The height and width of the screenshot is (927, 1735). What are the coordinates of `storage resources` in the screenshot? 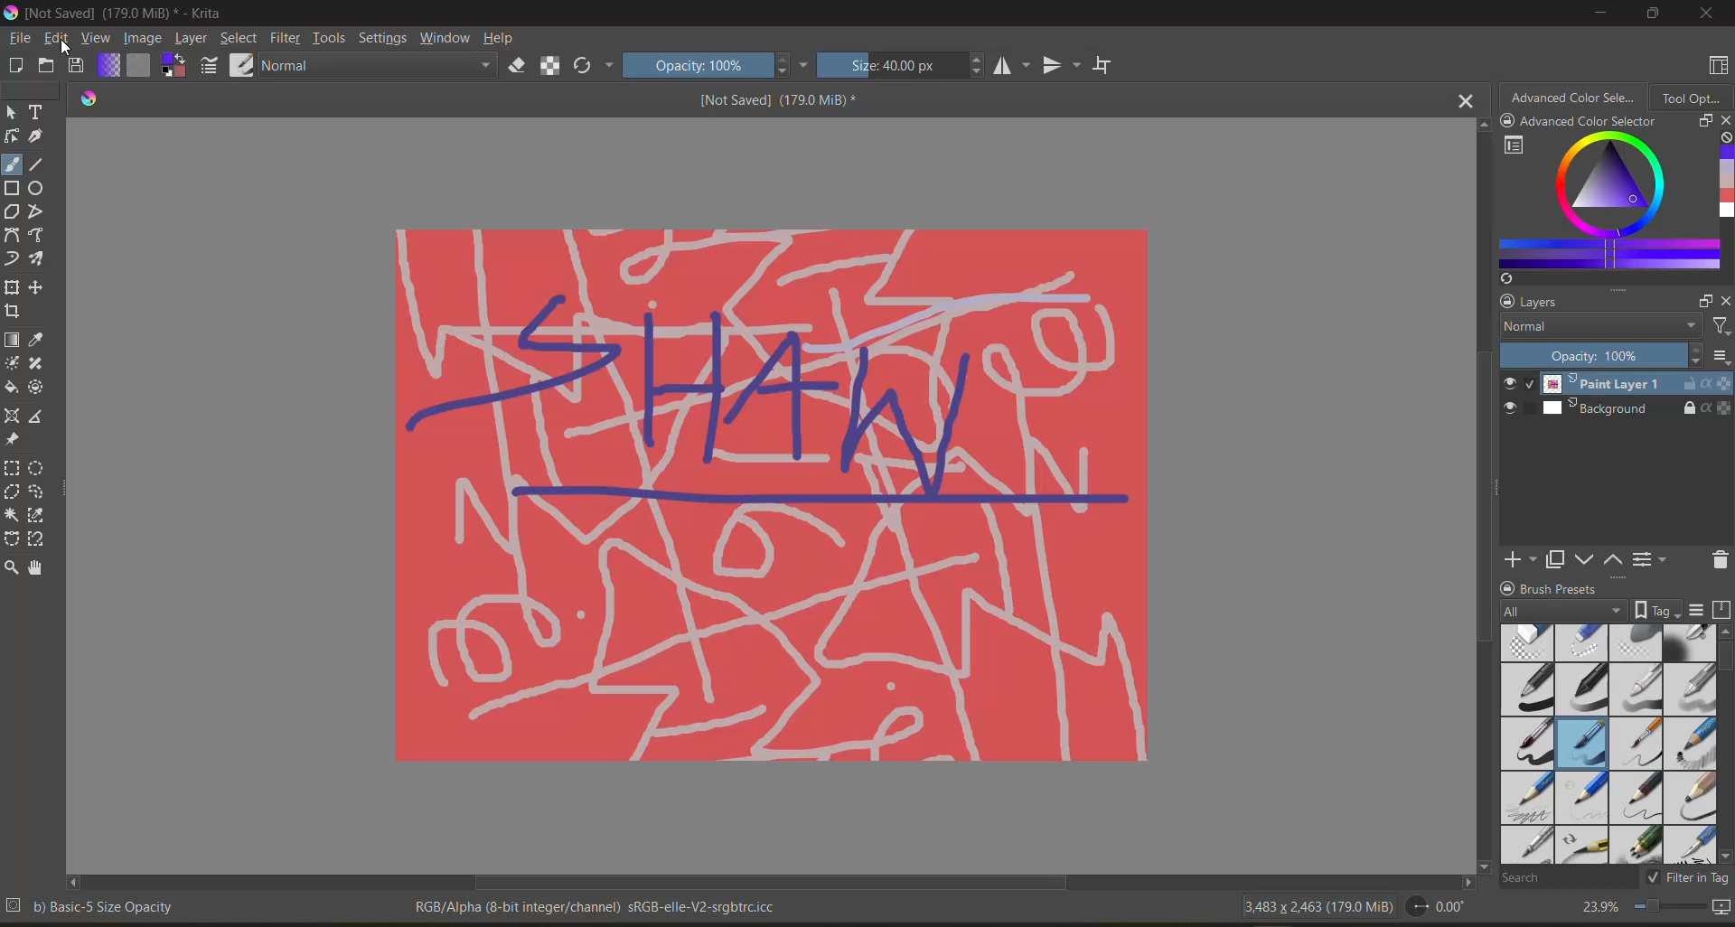 It's located at (1724, 612).